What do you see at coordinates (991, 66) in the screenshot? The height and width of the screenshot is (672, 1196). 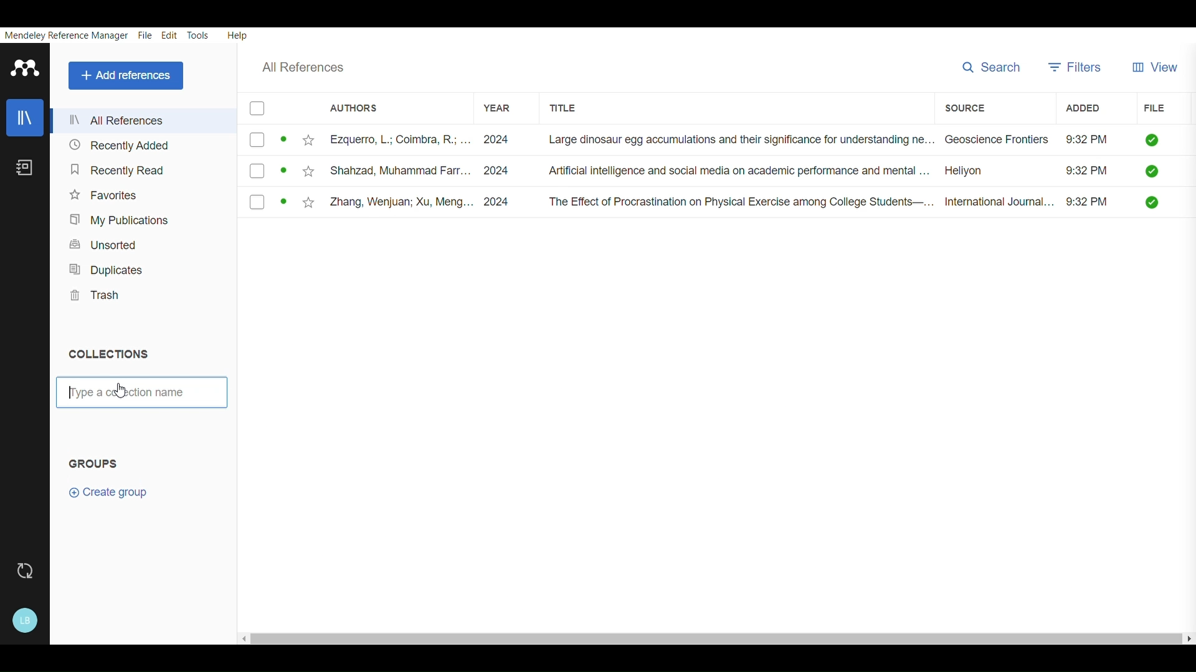 I see `Search` at bounding box center [991, 66].